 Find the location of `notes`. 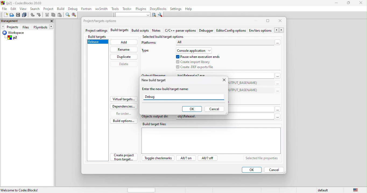

notes is located at coordinates (157, 30).